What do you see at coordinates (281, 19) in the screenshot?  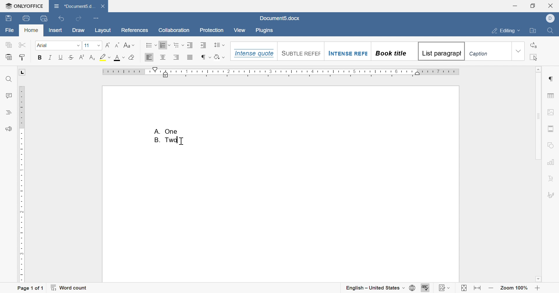 I see `document5.docx` at bounding box center [281, 19].